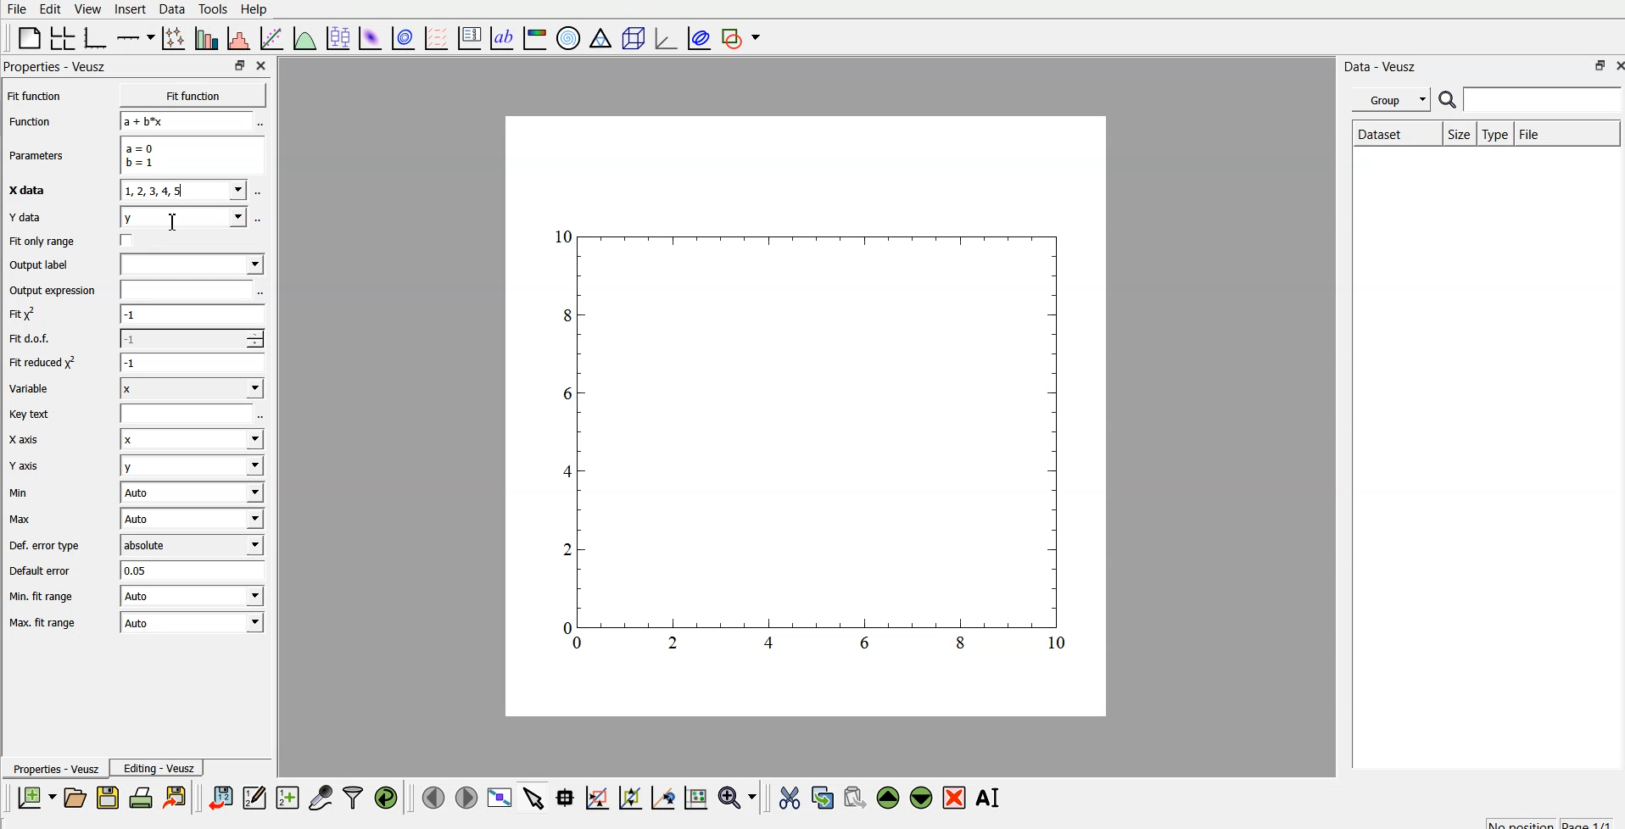 Image resolution: width=1625 pixels, height=829 pixels. Describe the element at coordinates (788, 800) in the screenshot. I see `cut the selected widget` at that location.